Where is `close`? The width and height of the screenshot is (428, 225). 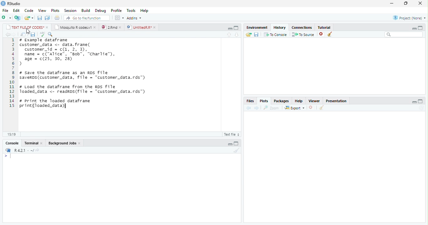
close is located at coordinates (42, 143).